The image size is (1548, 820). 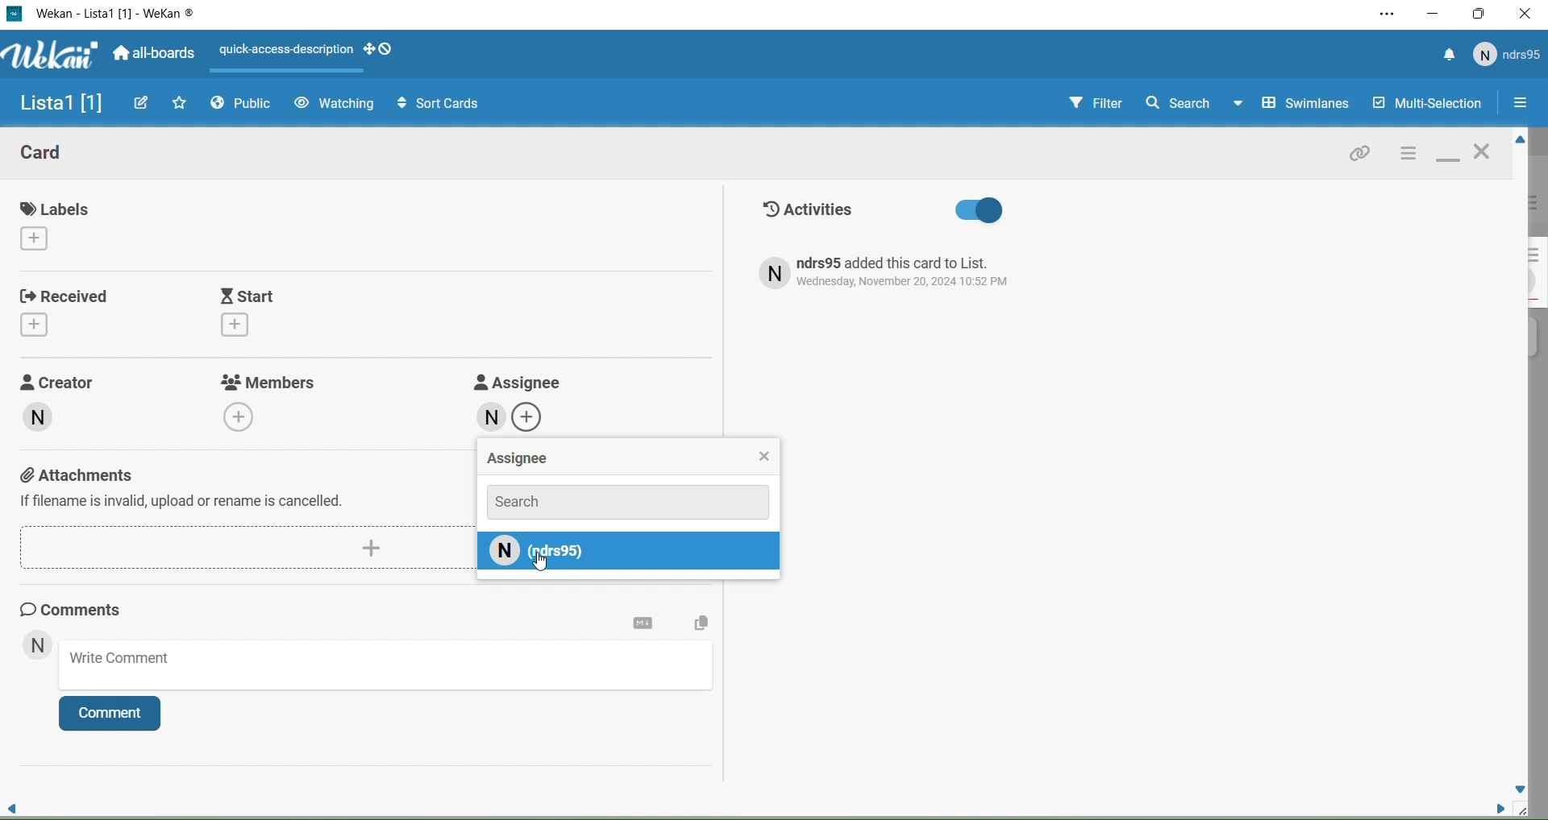 What do you see at coordinates (1449, 56) in the screenshot?
I see `Notifications` at bounding box center [1449, 56].